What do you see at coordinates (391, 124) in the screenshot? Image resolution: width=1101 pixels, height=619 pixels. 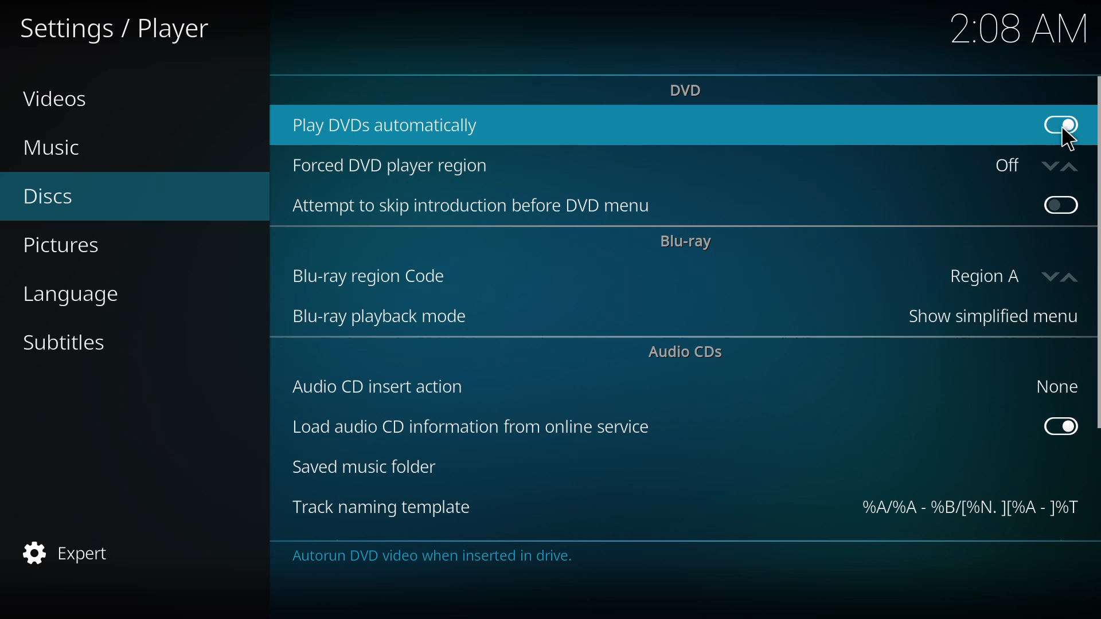 I see `play dvds automatically` at bounding box center [391, 124].